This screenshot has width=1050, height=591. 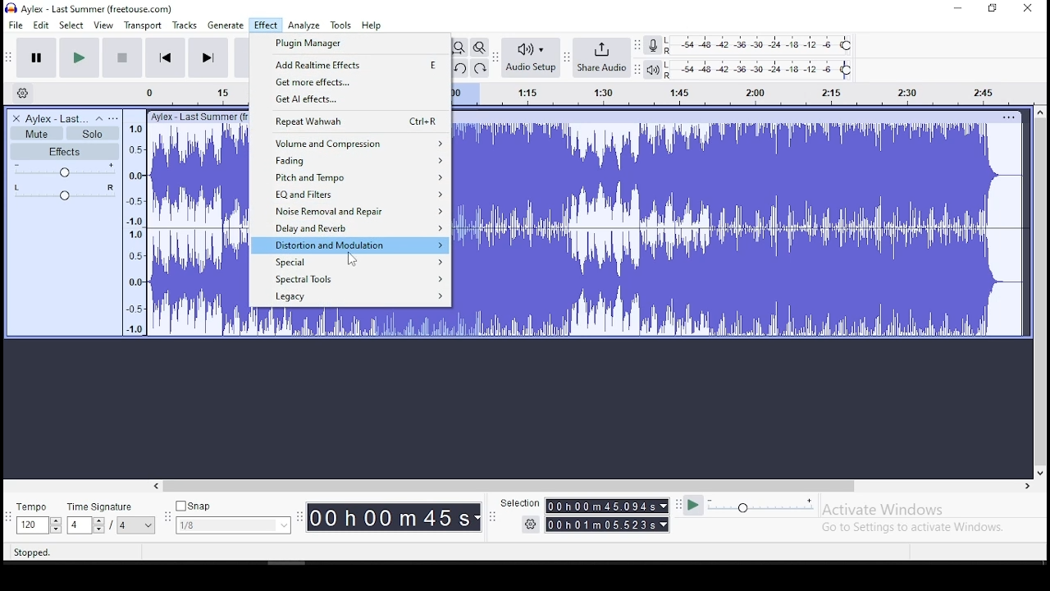 What do you see at coordinates (142, 25) in the screenshot?
I see `transport` at bounding box center [142, 25].